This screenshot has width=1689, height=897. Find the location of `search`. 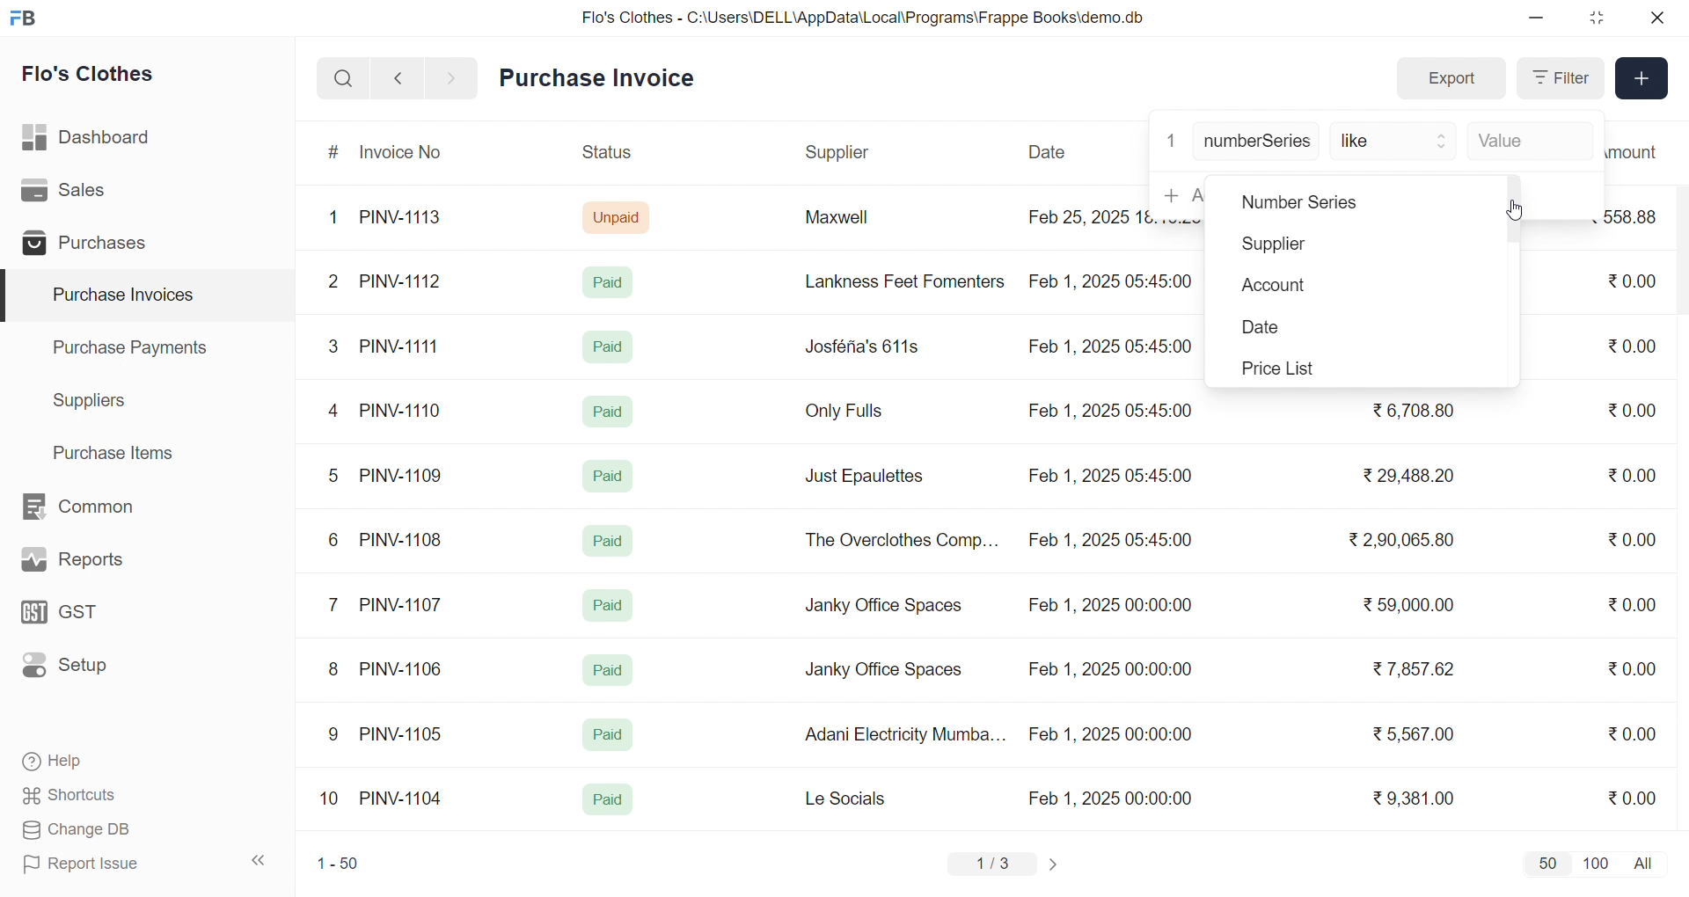

search is located at coordinates (343, 78).